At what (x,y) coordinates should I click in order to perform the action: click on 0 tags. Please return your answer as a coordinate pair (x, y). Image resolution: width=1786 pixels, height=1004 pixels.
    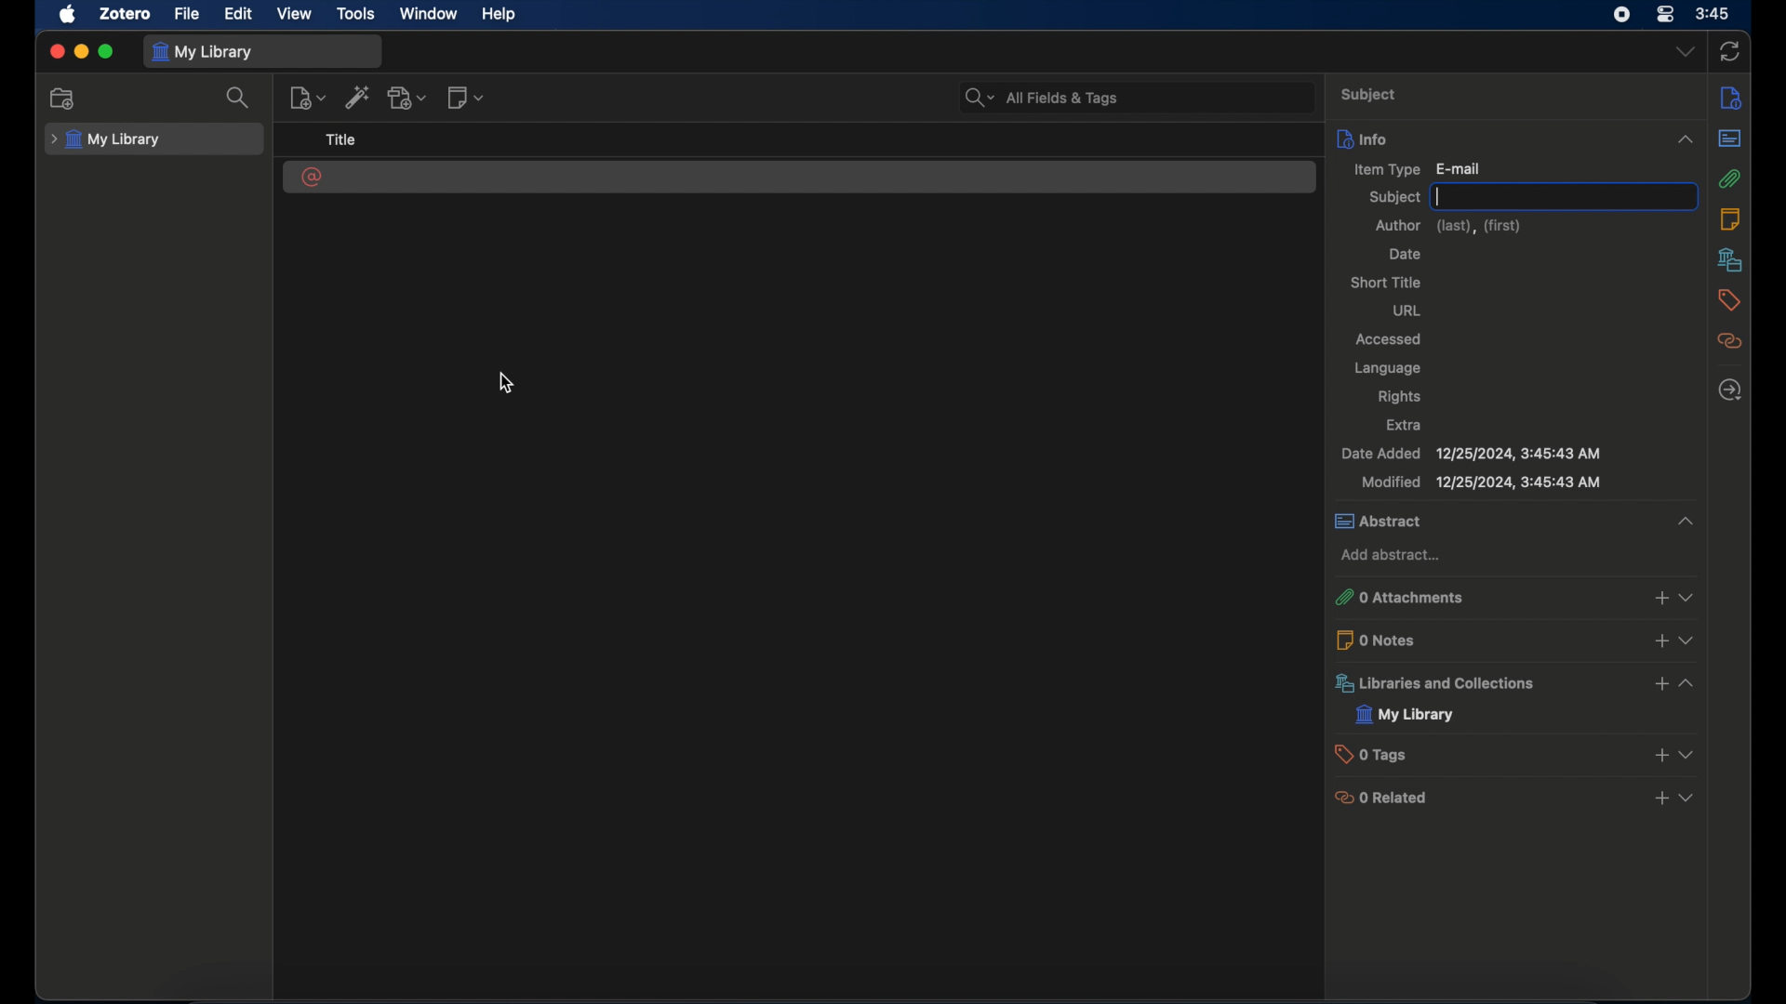
    Looking at the image, I should click on (1519, 753).